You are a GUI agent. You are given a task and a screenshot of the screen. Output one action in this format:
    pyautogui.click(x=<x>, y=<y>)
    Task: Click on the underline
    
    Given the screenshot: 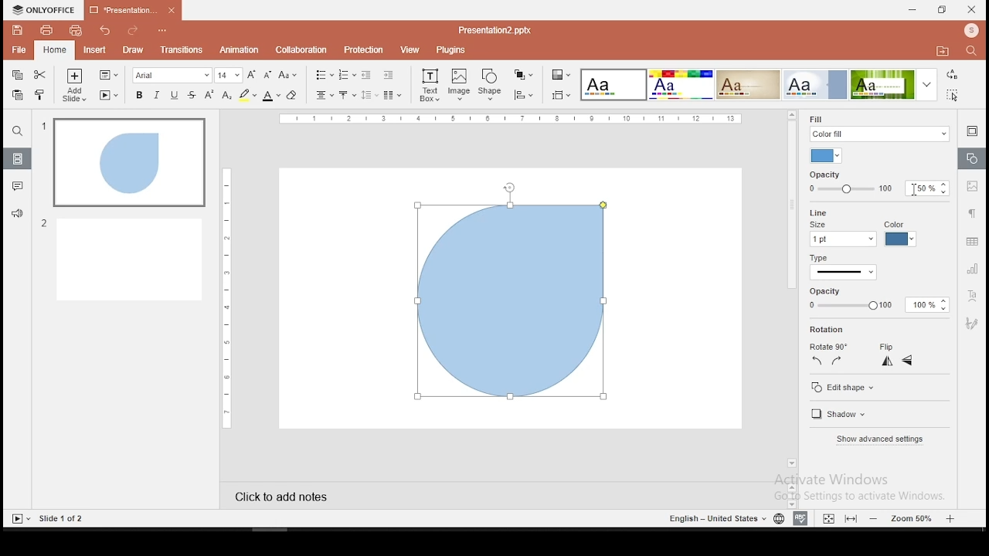 What is the action you would take?
    pyautogui.click(x=175, y=95)
    